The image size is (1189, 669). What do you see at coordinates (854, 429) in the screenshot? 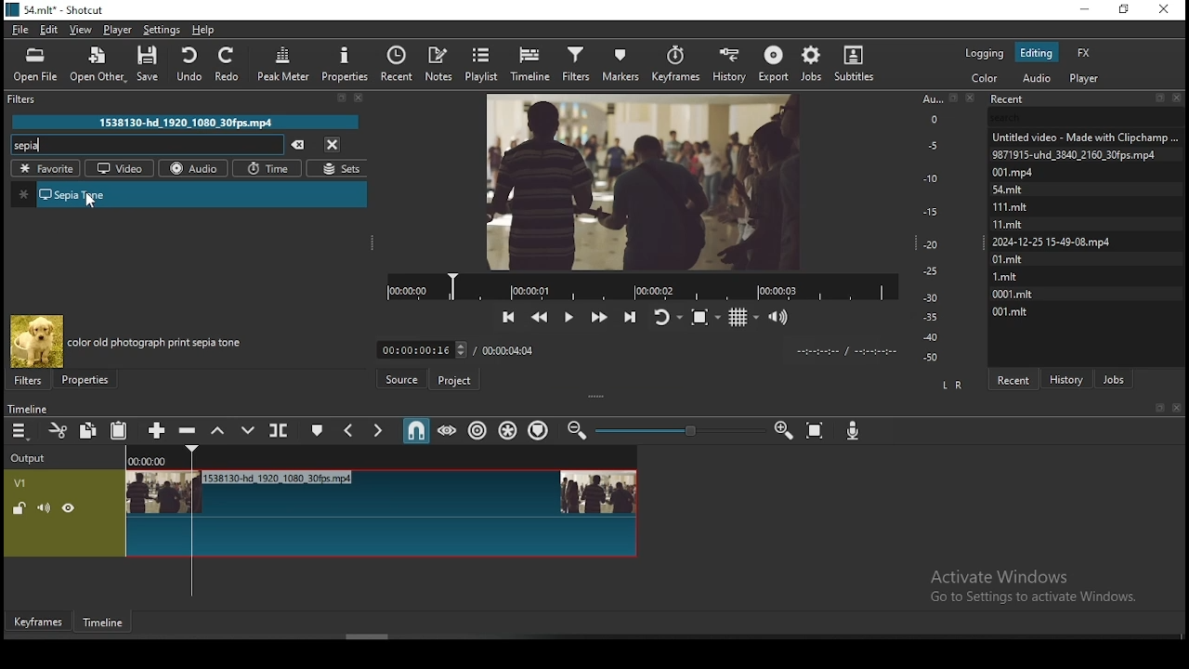
I see `record audio` at bounding box center [854, 429].